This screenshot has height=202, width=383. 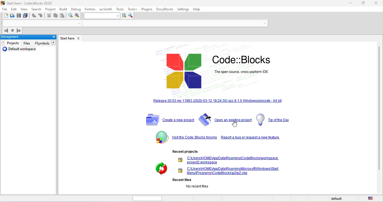 What do you see at coordinates (194, 138) in the screenshot?
I see `visit the code:blocks forum ` at bounding box center [194, 138].